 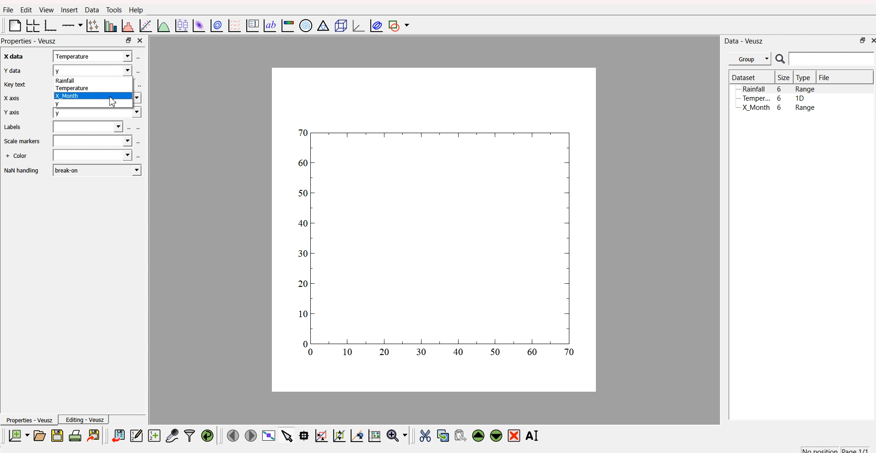 I want to click on move up the widget, so click(x=478, y=436).